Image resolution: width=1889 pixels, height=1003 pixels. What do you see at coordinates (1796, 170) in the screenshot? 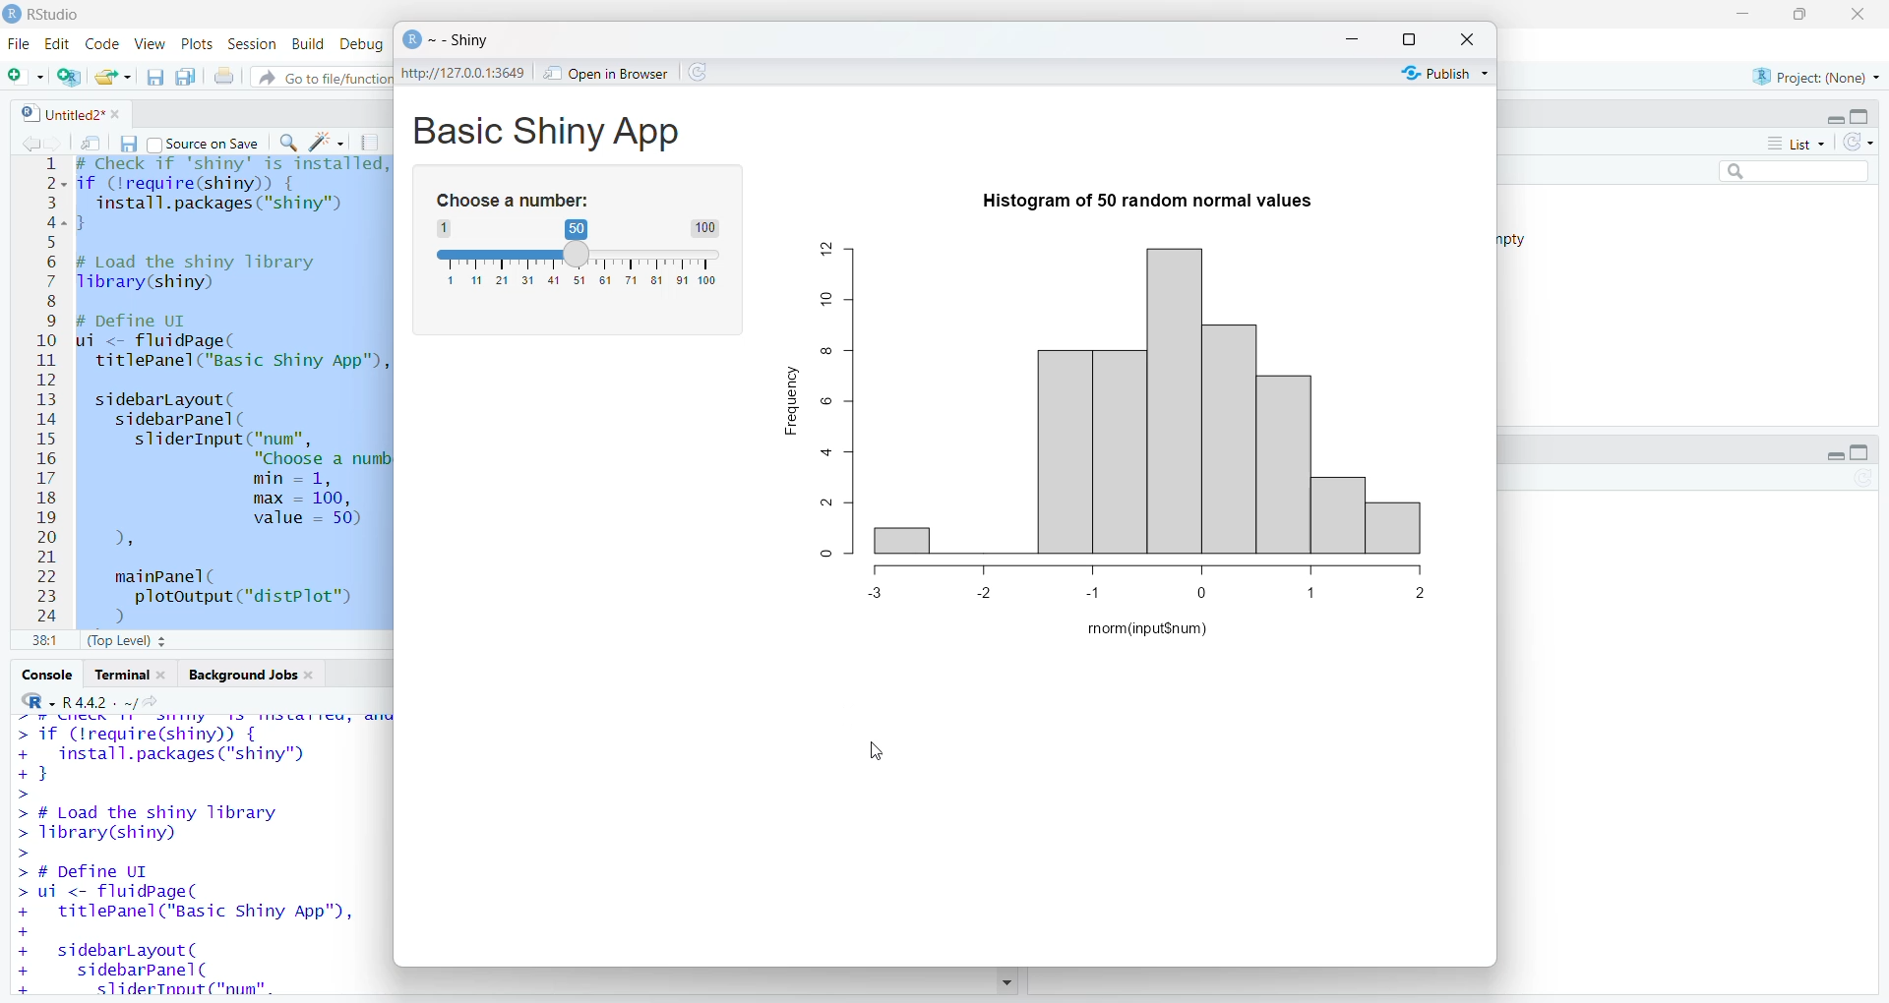
I see `search` at bounding box center [1796, 170].